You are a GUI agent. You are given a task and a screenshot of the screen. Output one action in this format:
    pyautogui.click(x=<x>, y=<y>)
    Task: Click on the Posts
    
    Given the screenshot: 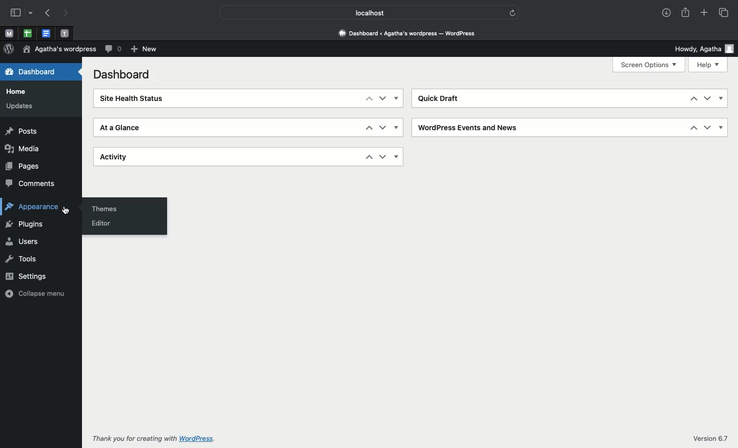 What is the action you would take?
    pyautogui.click(x=25, y=132)
    